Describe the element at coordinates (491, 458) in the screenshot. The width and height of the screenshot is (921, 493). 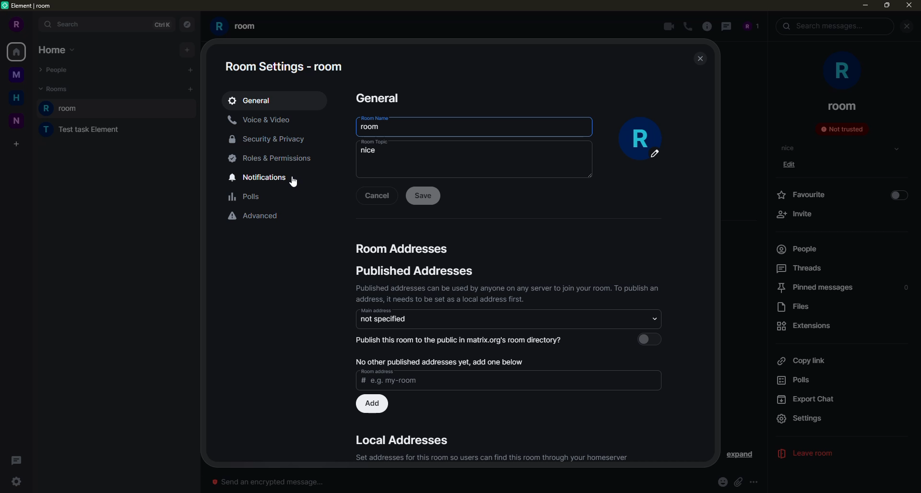
I see `info` at that location.